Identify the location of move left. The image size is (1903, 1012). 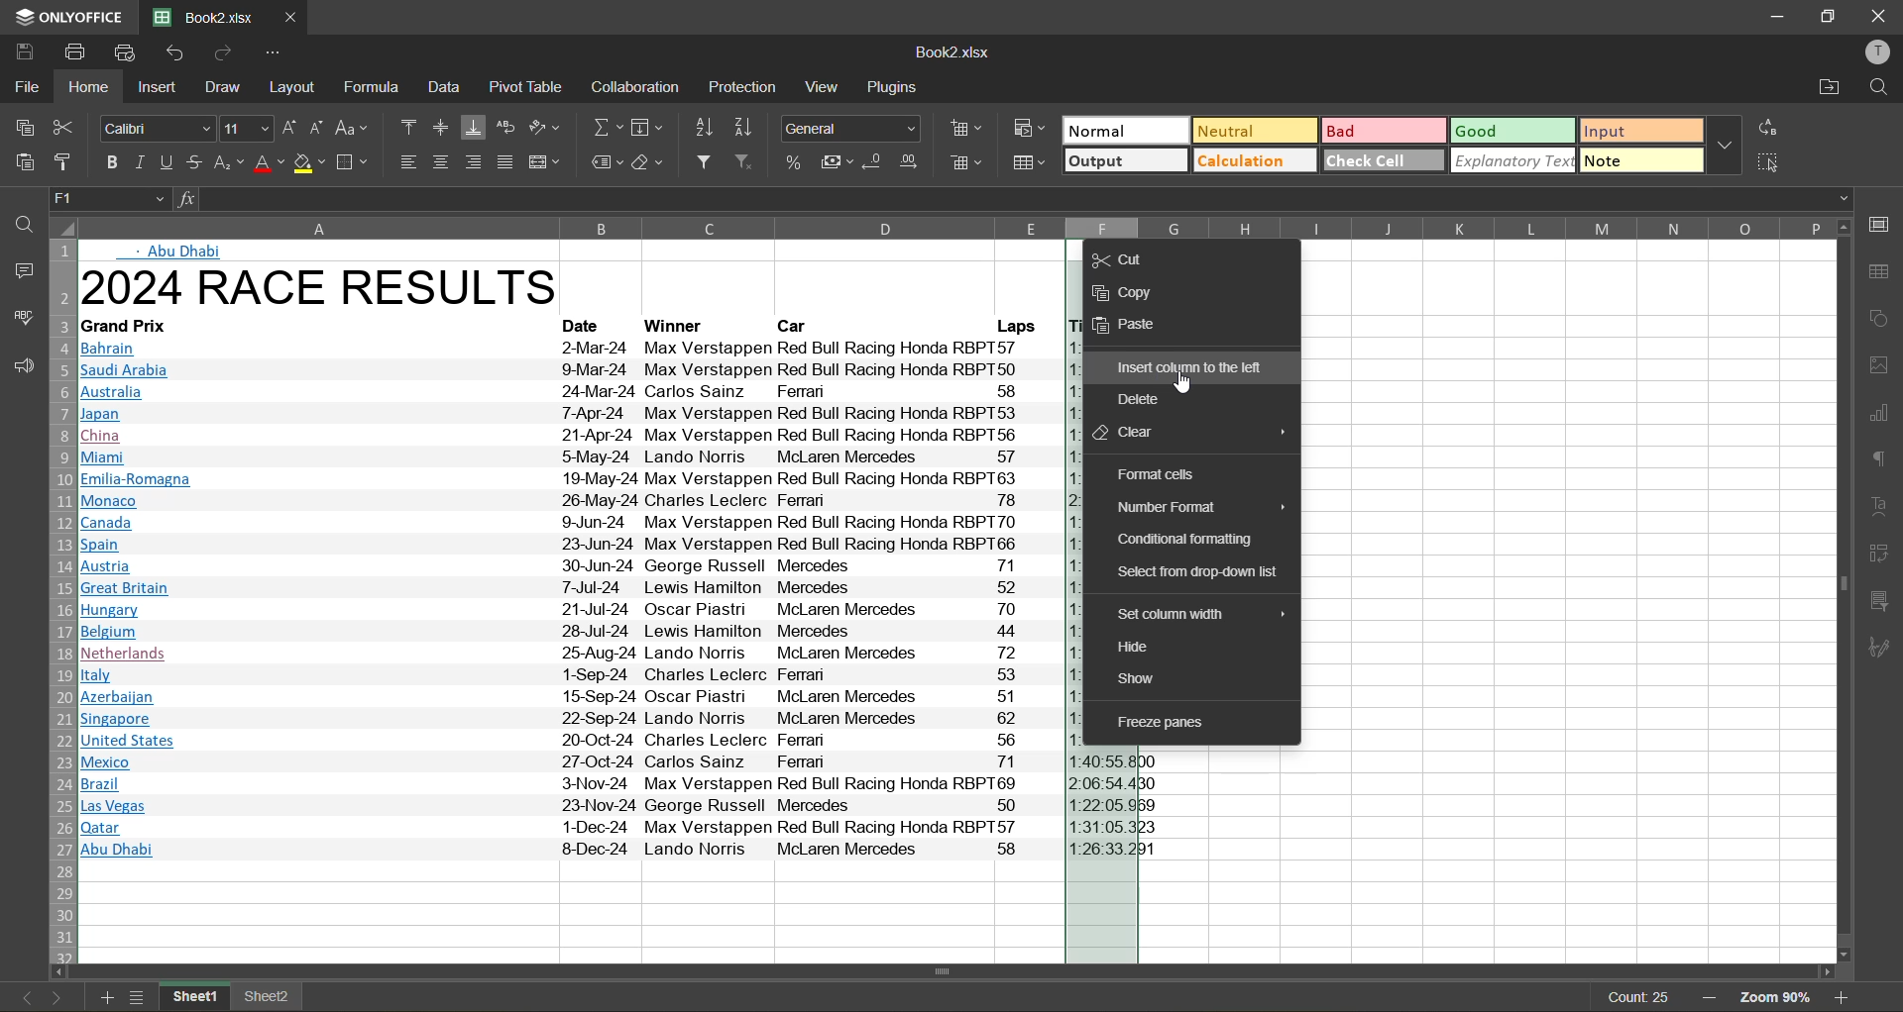
(57, 968).